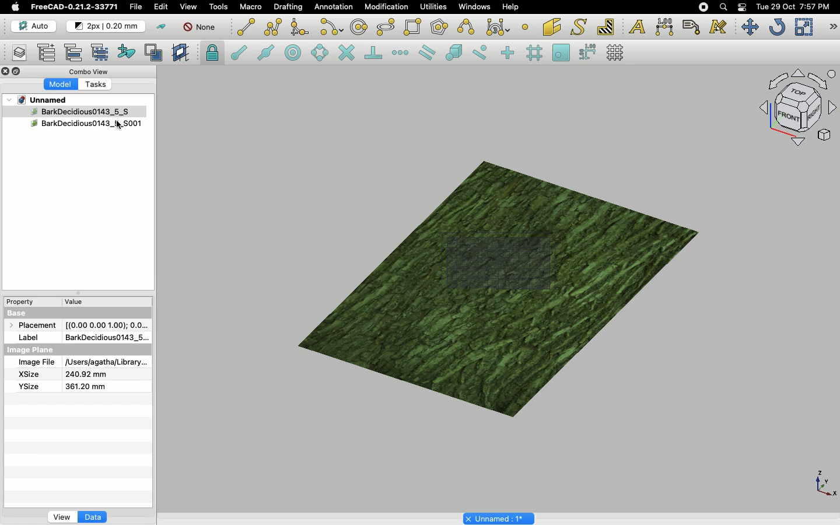 The height and width of the screenshot is (525, 840). What do you see at coordinates (299, 29) in the screenshot?
I see `Fillet` at bounding box center [299, 29].